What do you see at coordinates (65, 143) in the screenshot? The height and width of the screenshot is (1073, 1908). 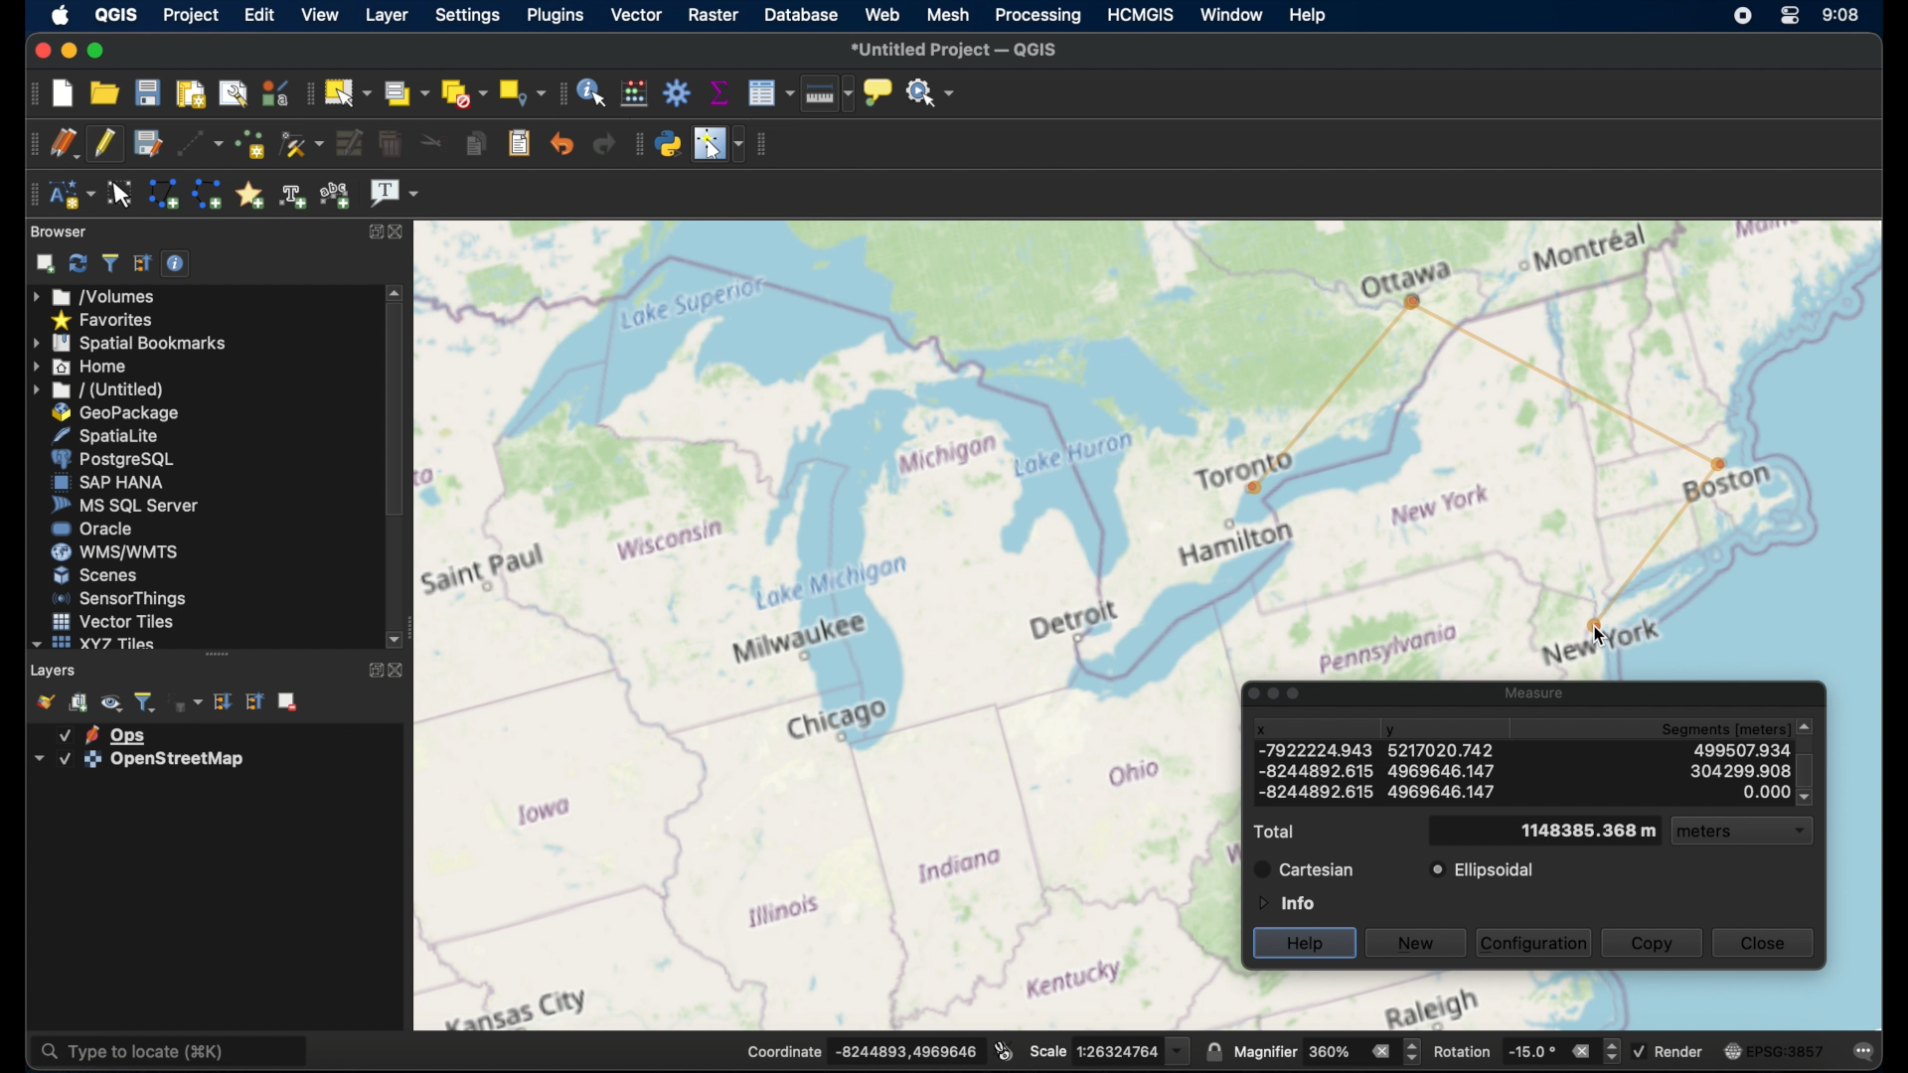 I see `current edits` at bounding box center [65, 143].